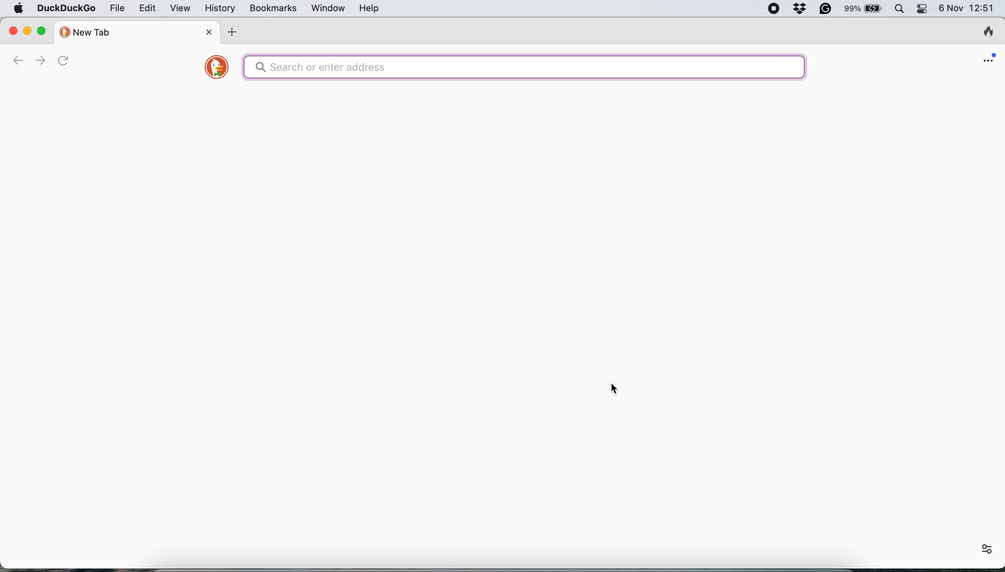 The height and width of the screenshot is (572, 1005). Describe the element at coordinates (524, 66) in the screenshot. I see `search bar` at that location.